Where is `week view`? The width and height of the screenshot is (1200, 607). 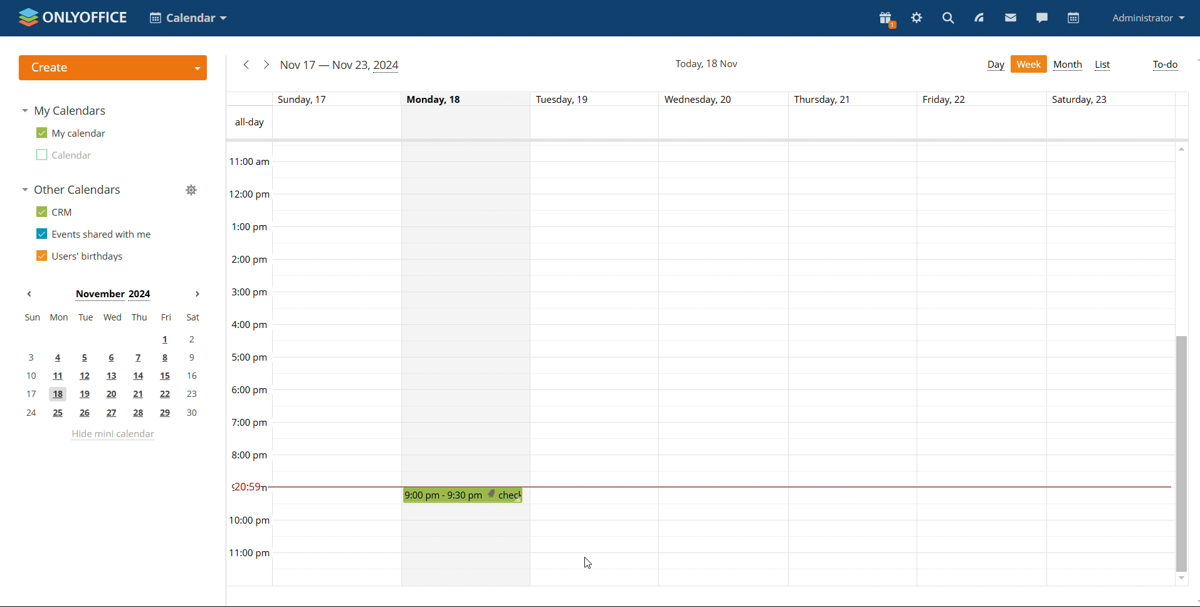
week view is located at coordinates (1030, 64).